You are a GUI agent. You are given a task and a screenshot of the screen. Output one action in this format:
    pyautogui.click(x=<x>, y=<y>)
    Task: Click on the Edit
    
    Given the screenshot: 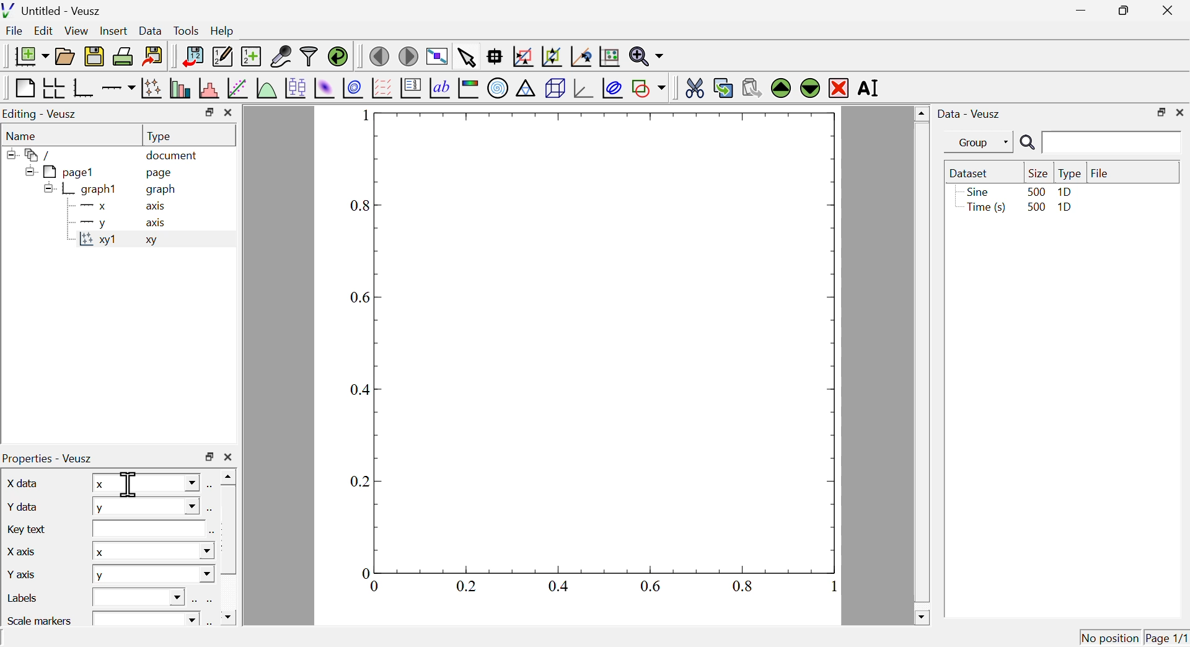 What is the action you would take?
    pyautogui.click(x=44, y=32)
    